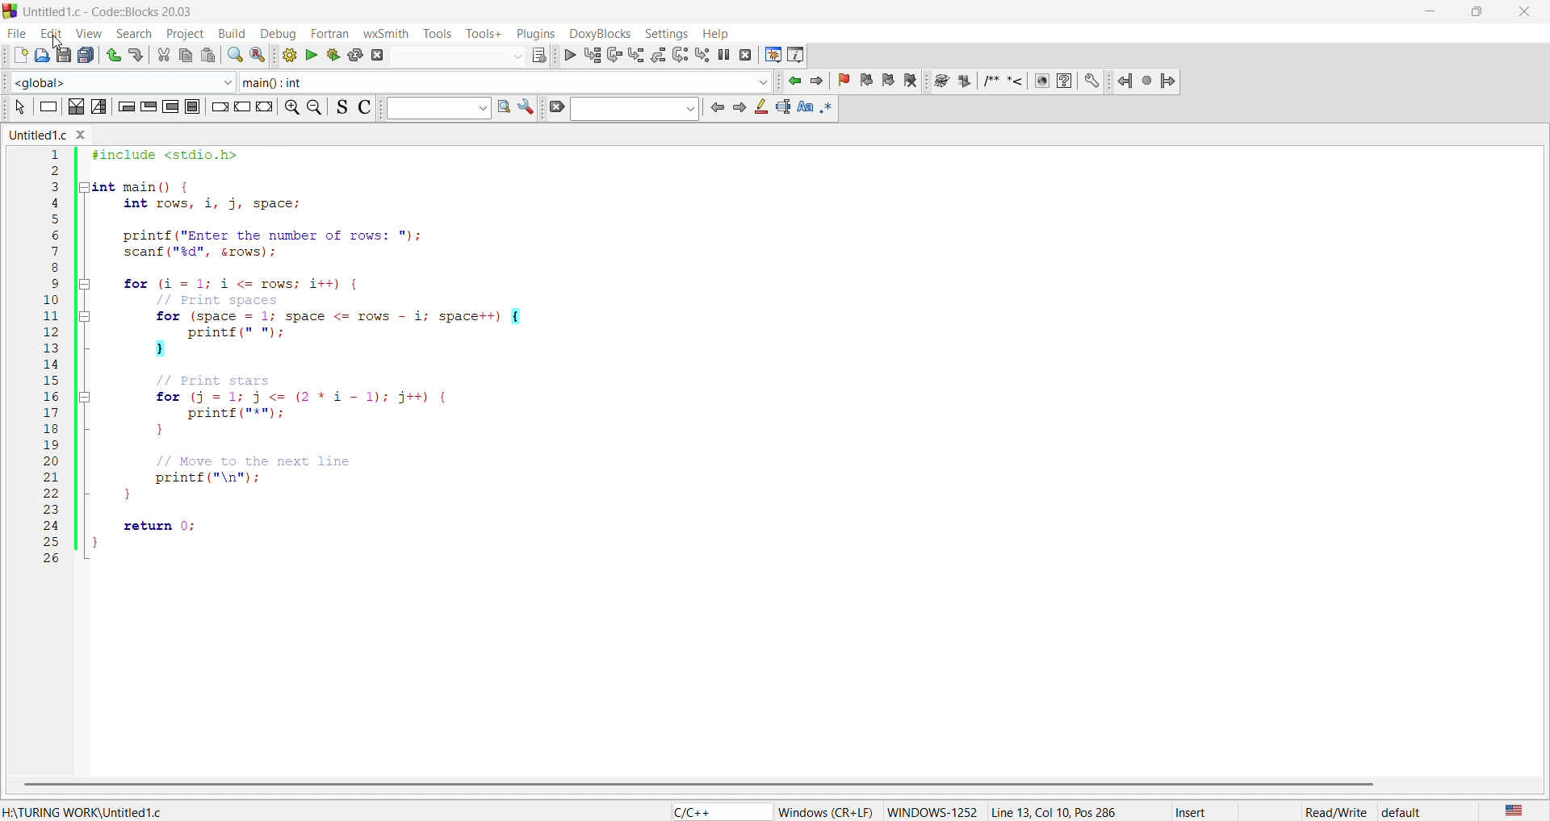 The image size is (1550, 821). What do you see at coordinates (241, 106) in the screenshot?
I see `continue instruction` at bounding box center [241, 106].